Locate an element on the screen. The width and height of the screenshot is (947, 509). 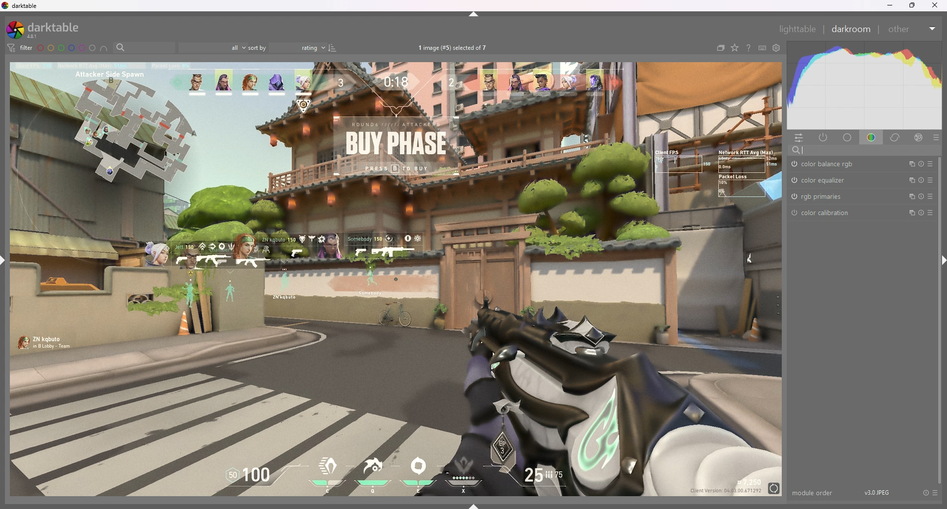
version is located at coordinates (877, 492).